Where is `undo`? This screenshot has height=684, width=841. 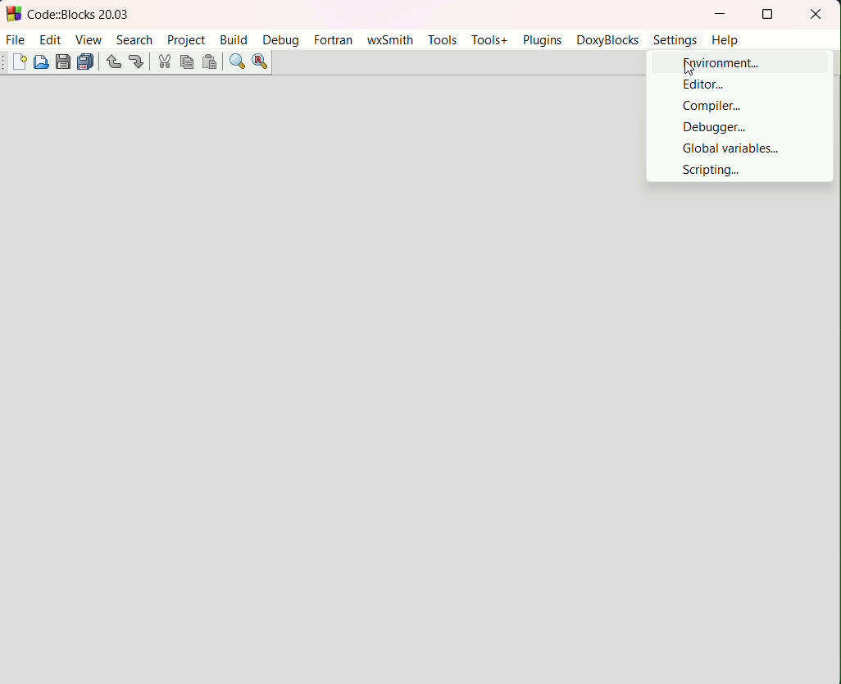
undo is located at coordinates (114, 63).